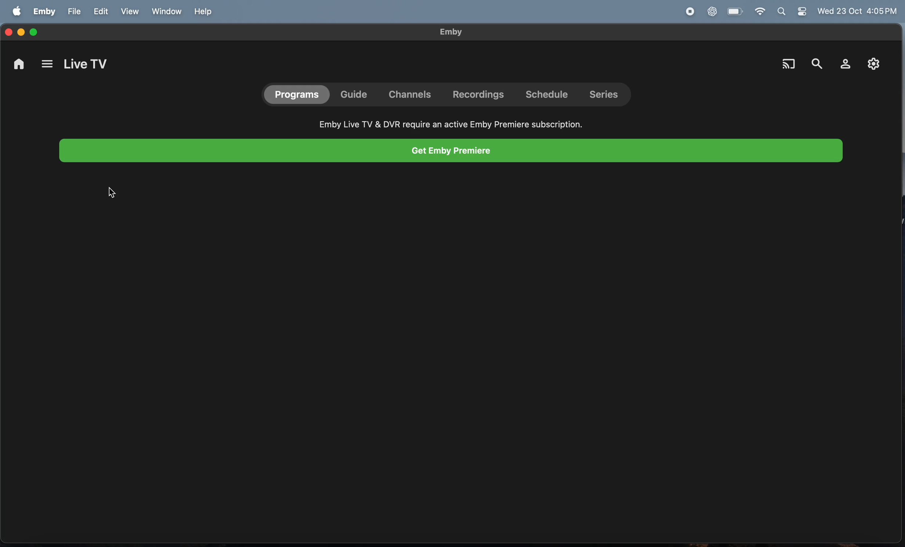 Image resolution: width=905 pixels, height=547 pixels. I want to click on apple menu, so click(17, 12).